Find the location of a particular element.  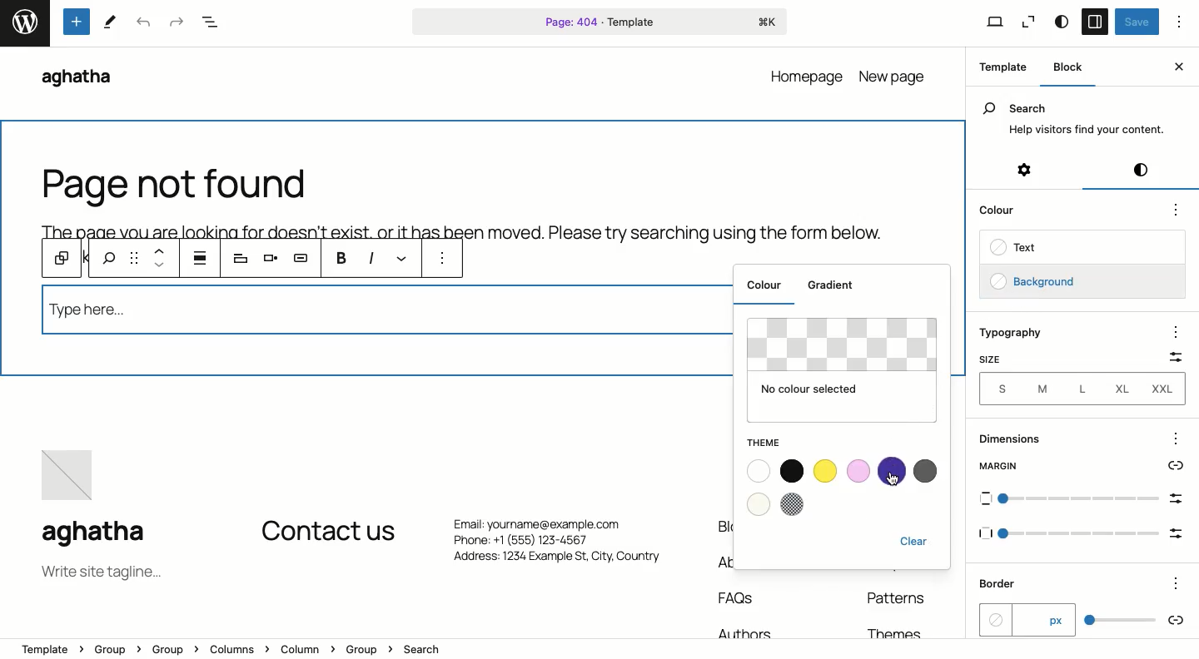

M is located at coordinates (1039, 388).